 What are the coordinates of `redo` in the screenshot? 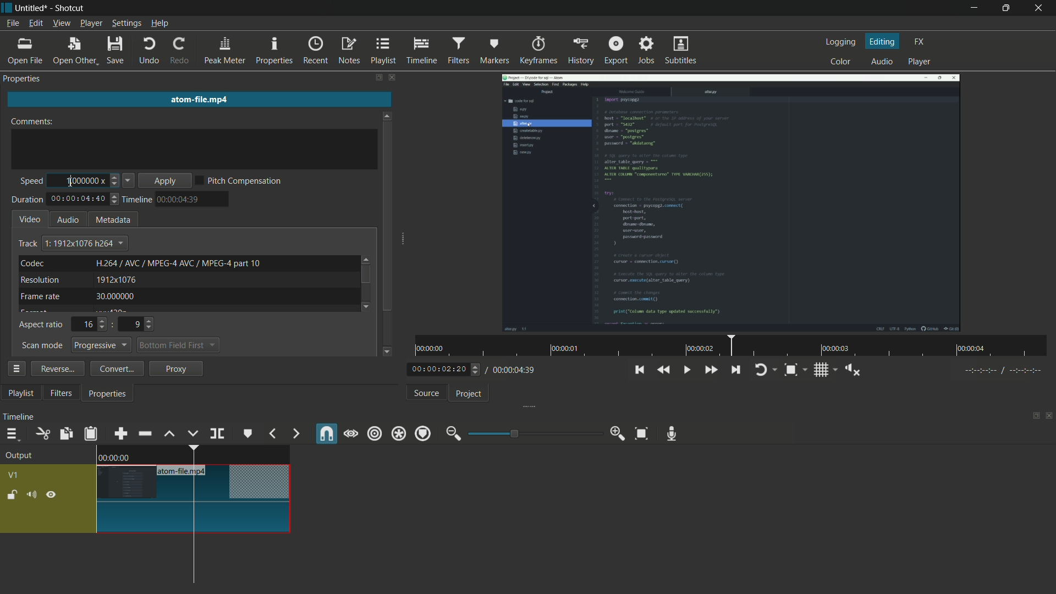 It's located at (180, 51).